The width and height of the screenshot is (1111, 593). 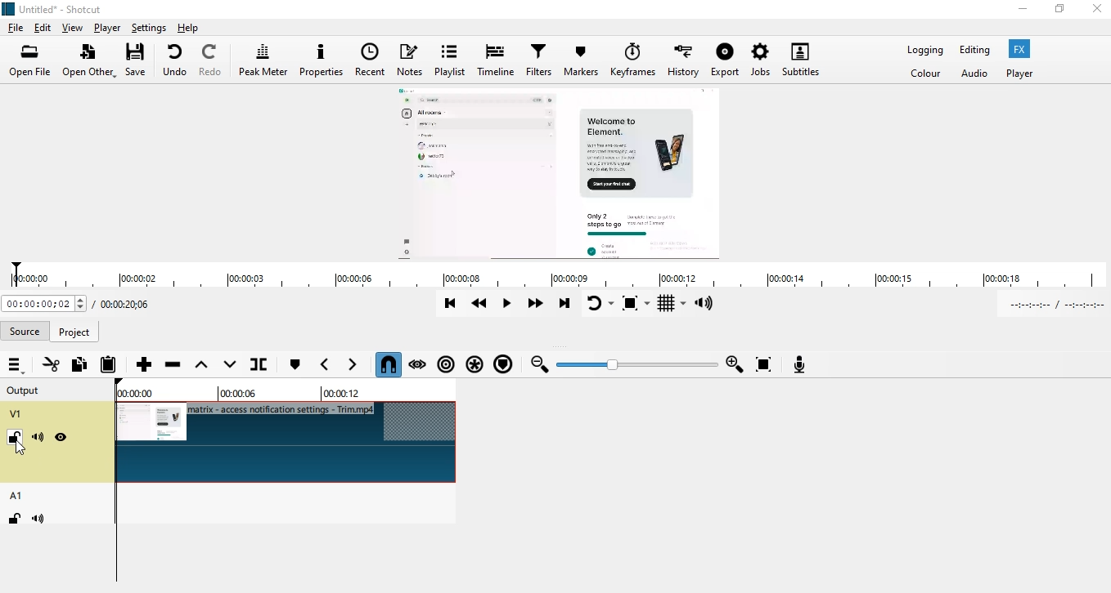 I want to click on peak meter, so click(x=263, y=58).